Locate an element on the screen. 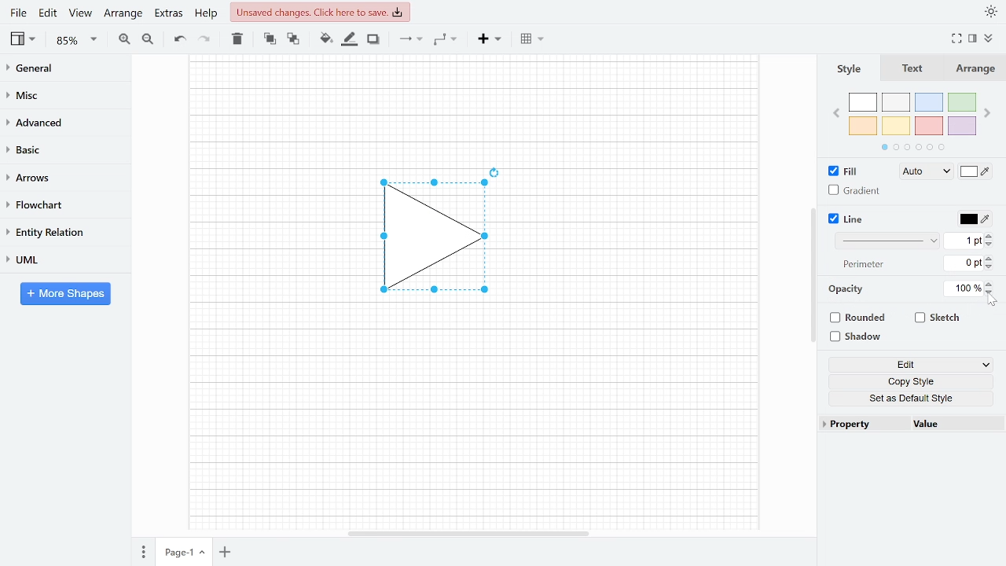 Image resolution: width=1006 pixels, height=566 pixels. View is located at coordinates (80, 13).